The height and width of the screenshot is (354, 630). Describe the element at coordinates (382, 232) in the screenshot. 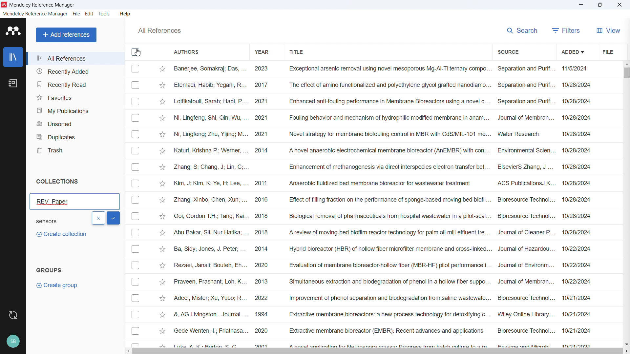

I see `Abu Bakar, Siti Nur Hatika; ... 2018 A review of moving-bed biofilm reactor technology for palm oil mill effluent tre... Journal of Cleaner P... 10/28/2024` at that location.